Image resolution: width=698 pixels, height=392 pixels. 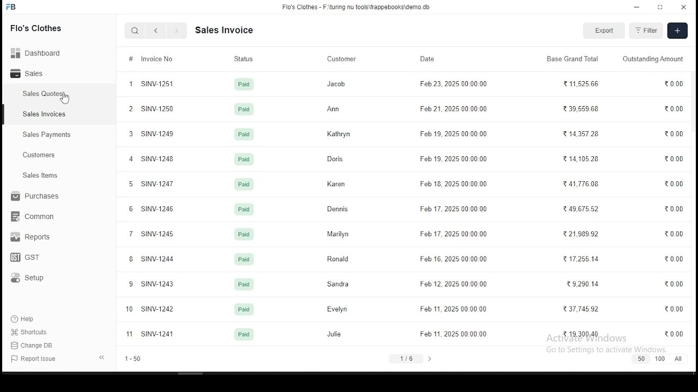 What do you see at coordinates (37, 216) in the screenshot?
I see `common` at bounding box center [37, 216].